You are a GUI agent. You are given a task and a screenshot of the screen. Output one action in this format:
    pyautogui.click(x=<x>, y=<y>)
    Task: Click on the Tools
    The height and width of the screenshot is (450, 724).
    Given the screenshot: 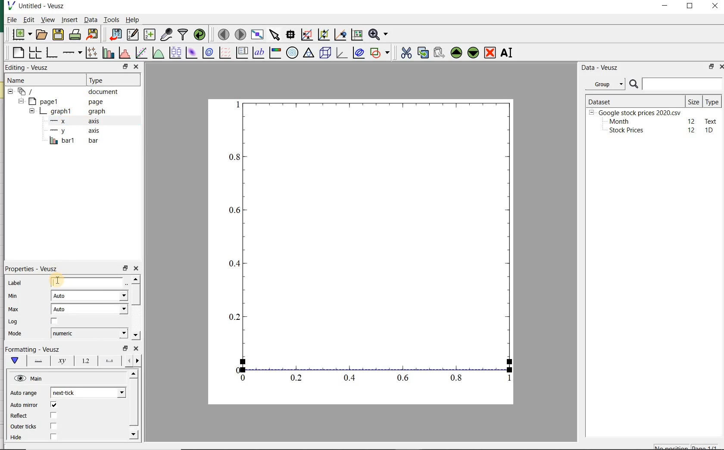 What is the action you would take?
    pyautogui.click(x=111, y=20)
    